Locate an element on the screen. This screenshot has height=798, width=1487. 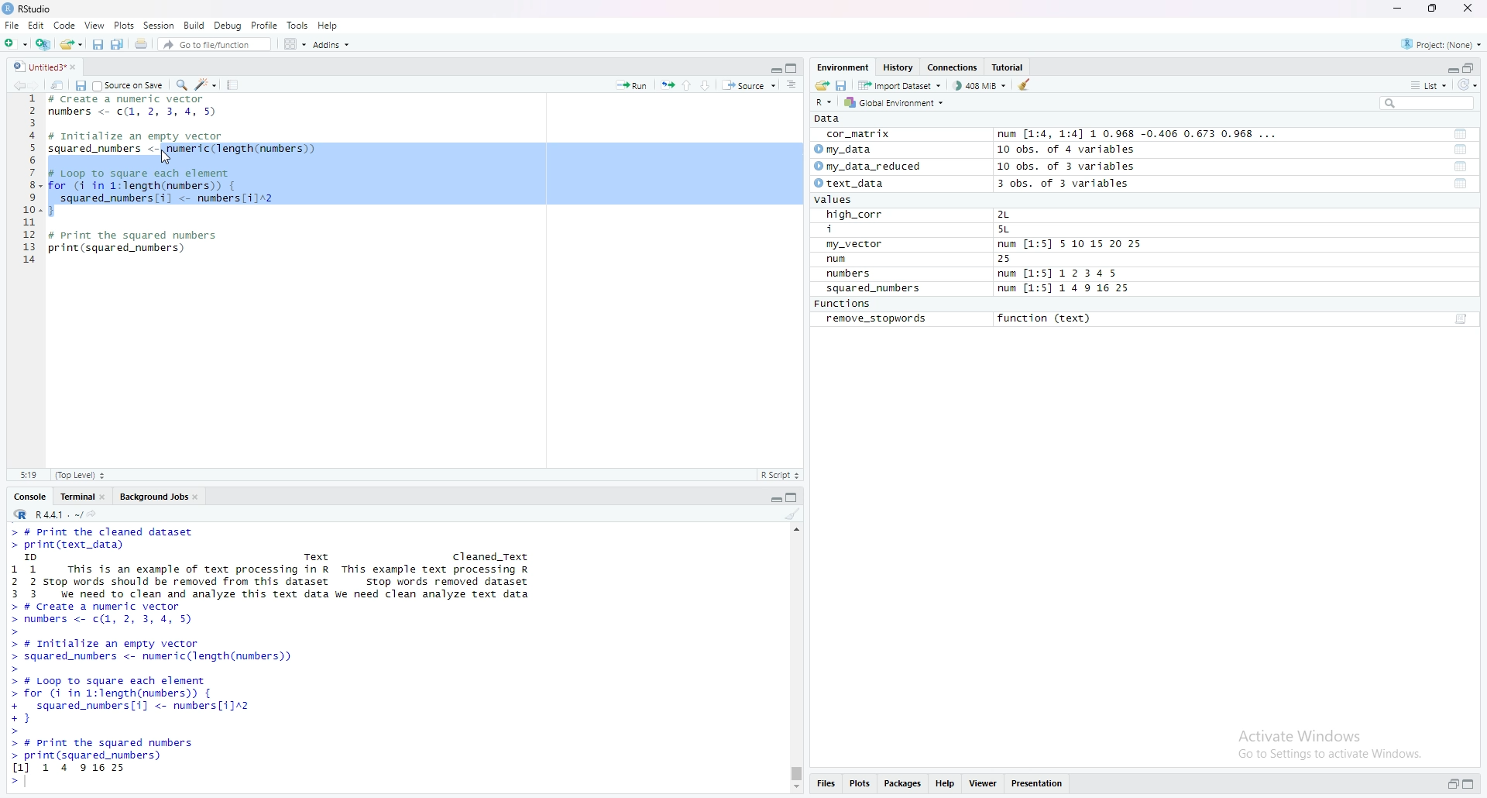
5:19 is located at coordinates (28, 474).